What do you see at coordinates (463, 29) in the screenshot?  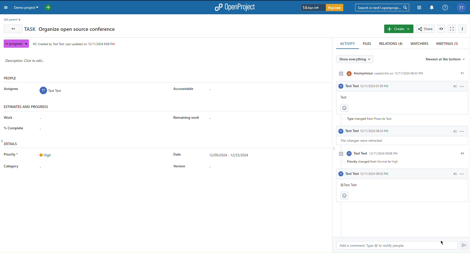 I see `Options` at bounding box center [463, 29].